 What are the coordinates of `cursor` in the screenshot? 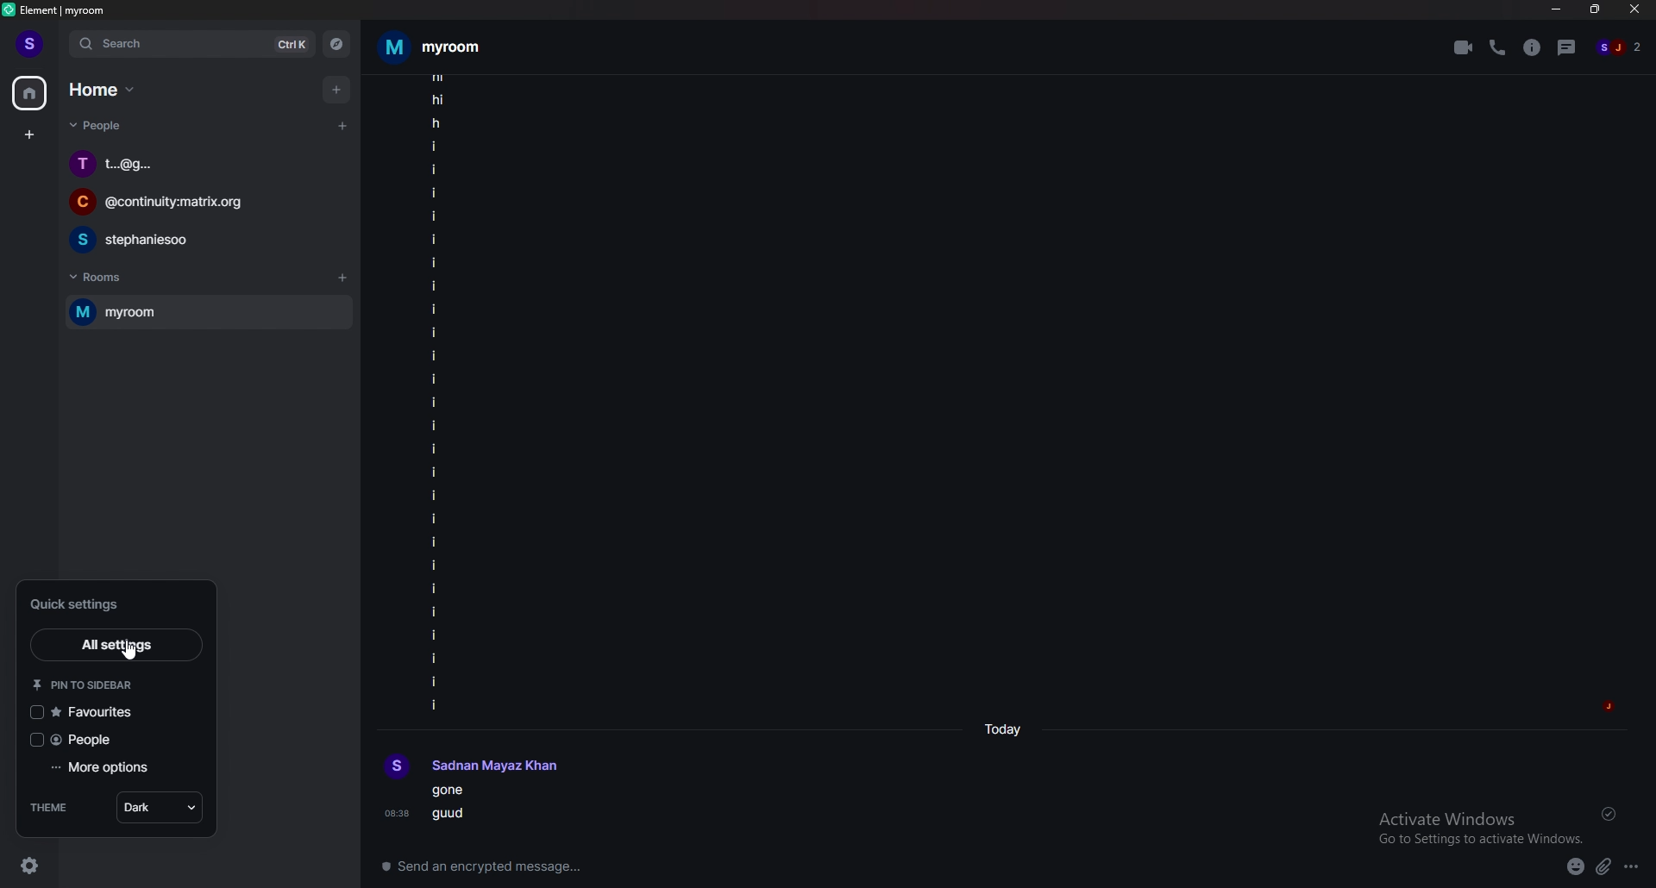 It's located at (133, 660).